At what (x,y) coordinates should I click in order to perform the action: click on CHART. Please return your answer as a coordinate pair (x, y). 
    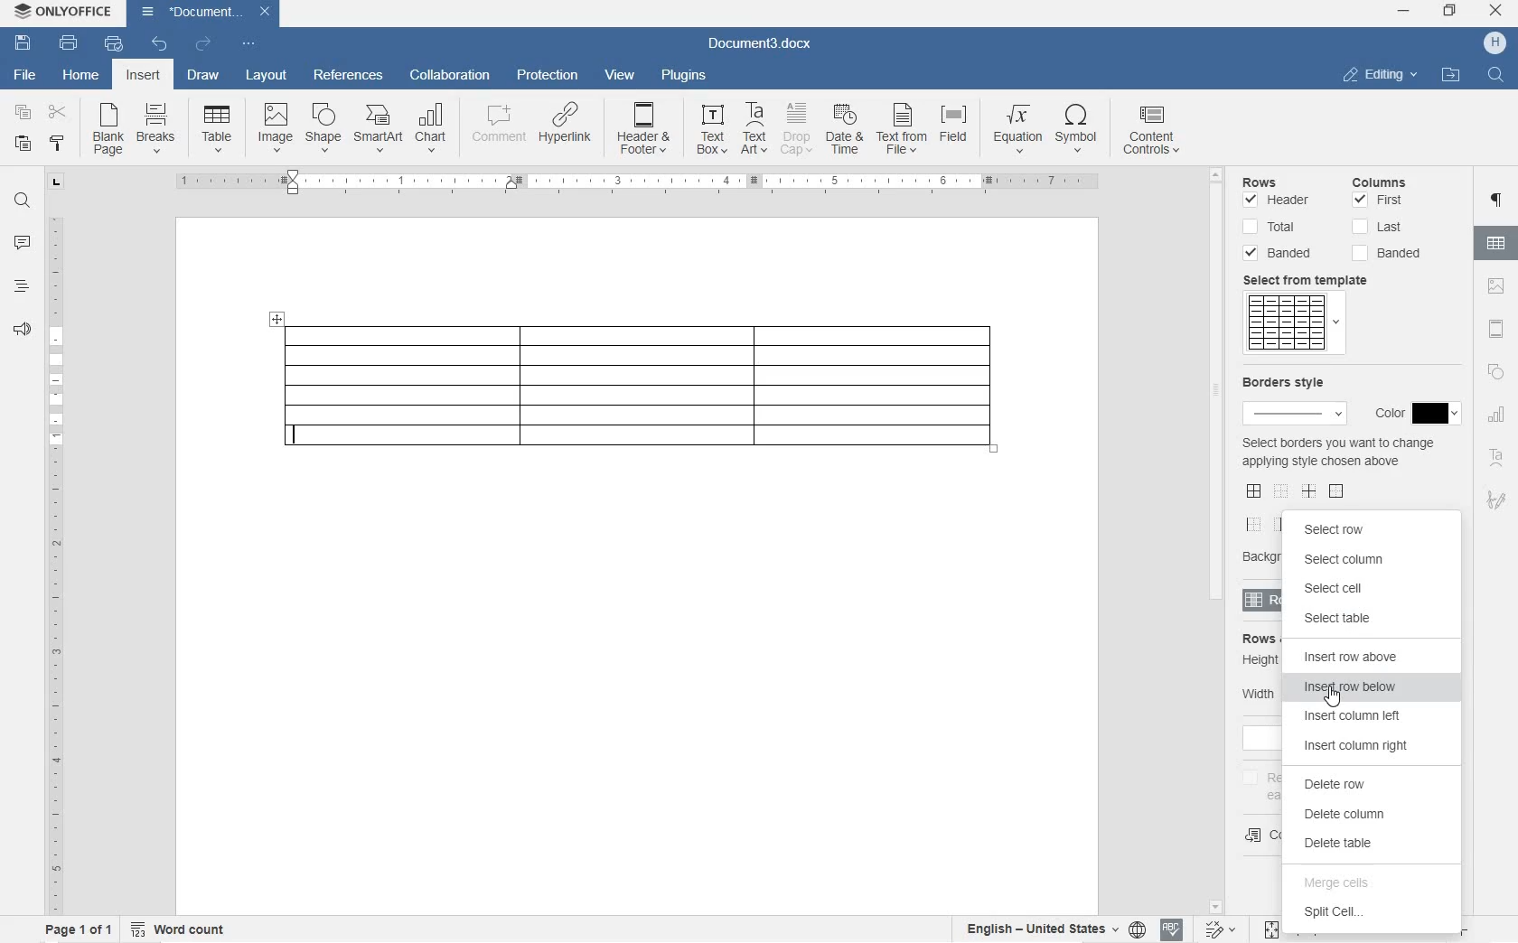
    Looking at the image, I should click on (430, 131).